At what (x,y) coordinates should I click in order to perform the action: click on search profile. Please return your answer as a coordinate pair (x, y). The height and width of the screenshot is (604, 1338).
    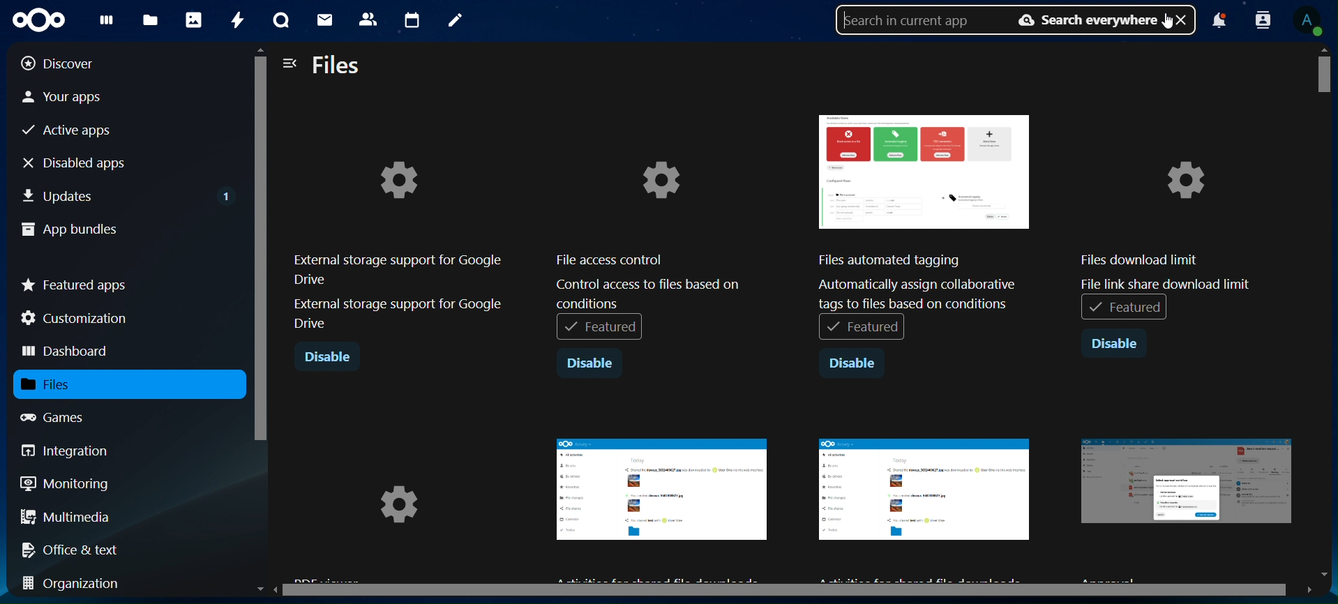
    Looking at the image, I should click on (1263, 19).